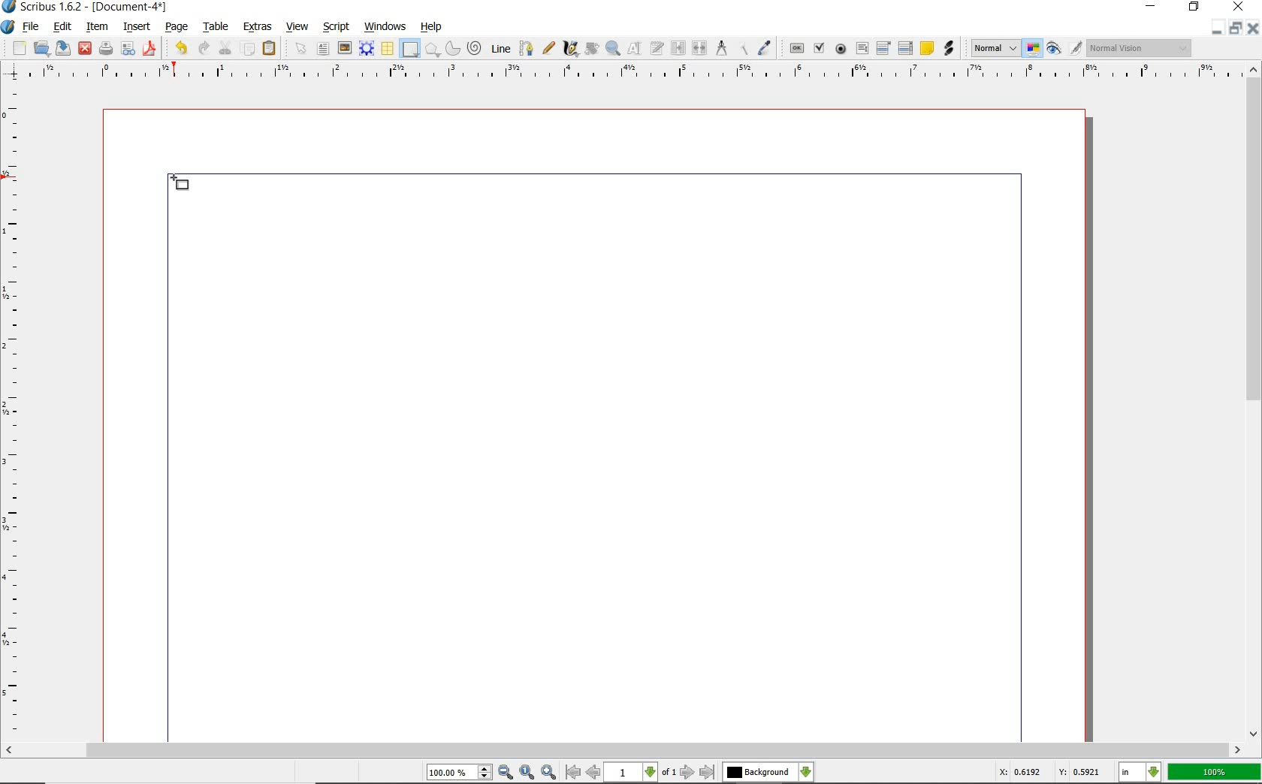 This screenshot has width=1262, height=784. Describe the element at coordinates (688, 772) in the screenshot. I see `go to next page` at that location.